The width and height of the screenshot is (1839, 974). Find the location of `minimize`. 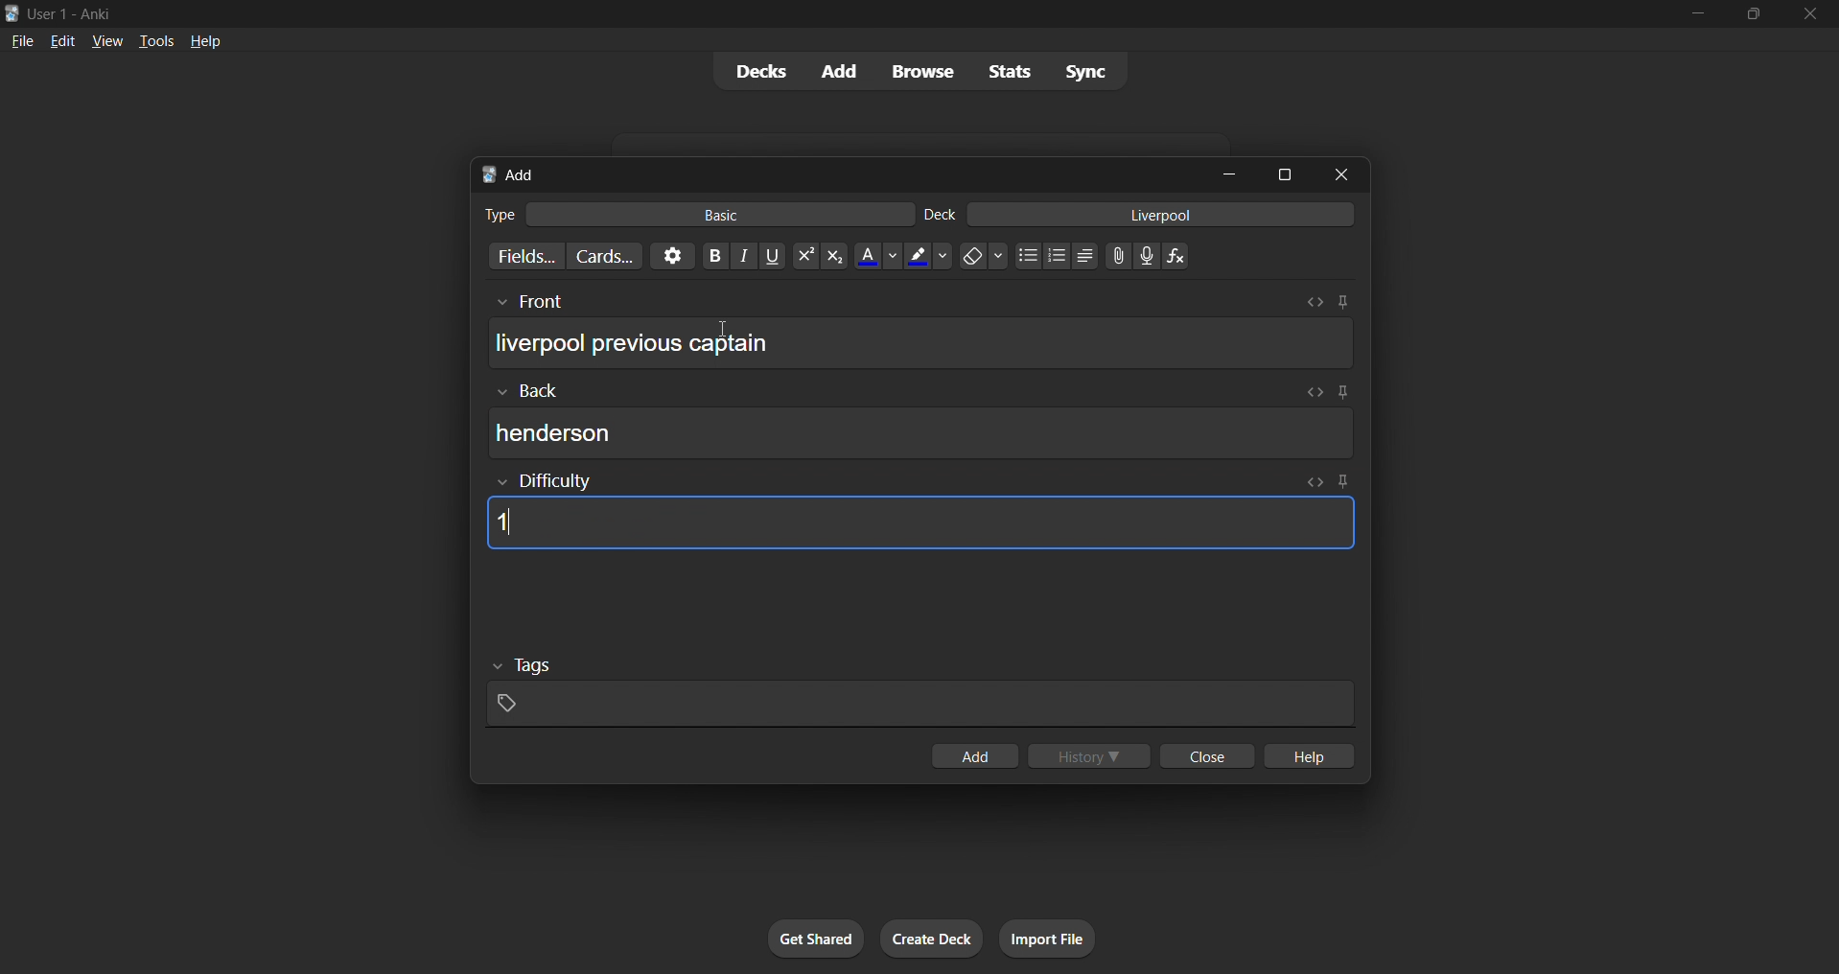

minimize is located at coordinates (1694, 15).